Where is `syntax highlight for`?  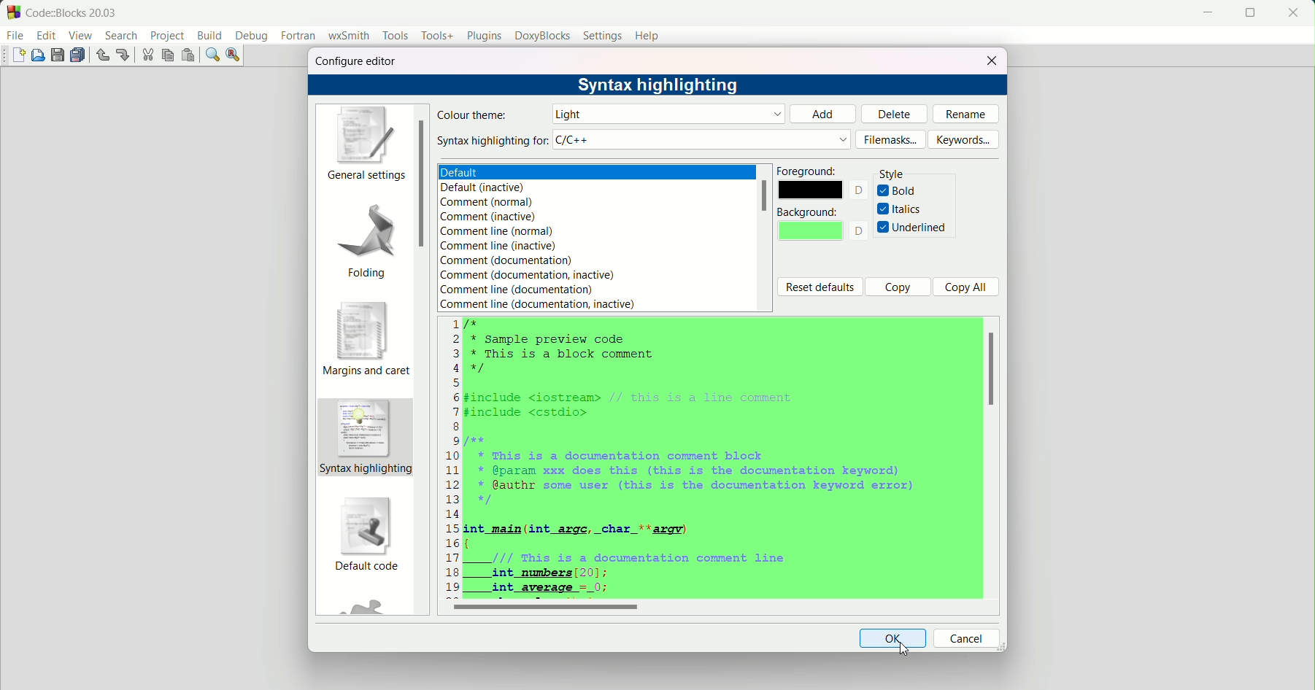 syntax highlight for is located at coordinates (493, 141).